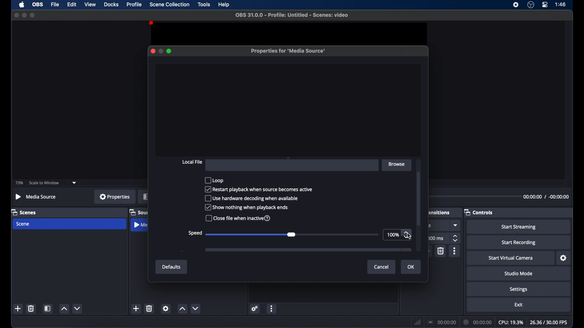 Image resolution: width=584 pixels, height=328 pixels. I want to click on tools, so click(204, 4).